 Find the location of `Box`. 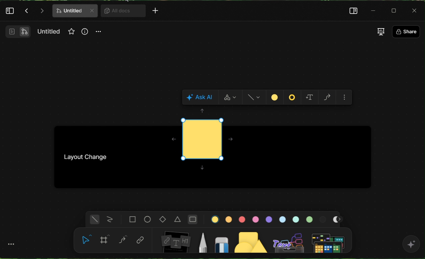

Box is located at coordinates (396, 10).